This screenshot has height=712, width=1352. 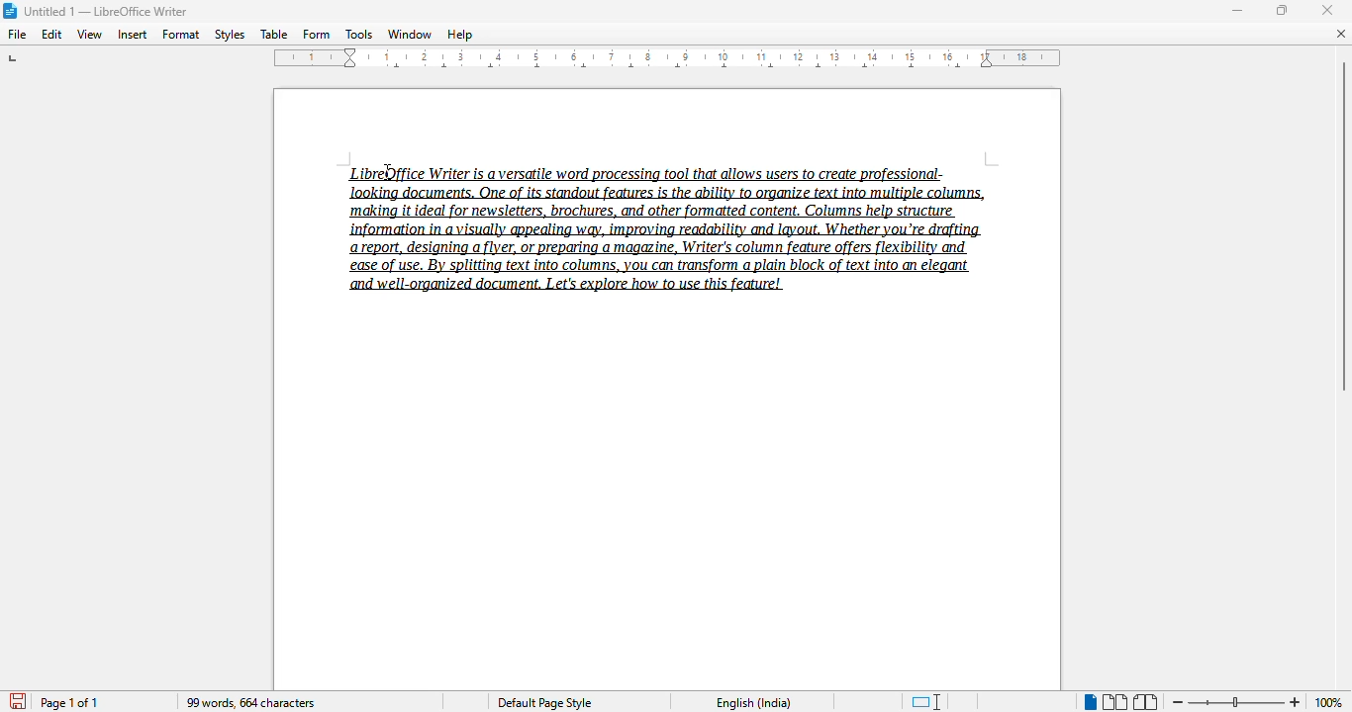 I want to click on tools, so click(x=359, y=35).